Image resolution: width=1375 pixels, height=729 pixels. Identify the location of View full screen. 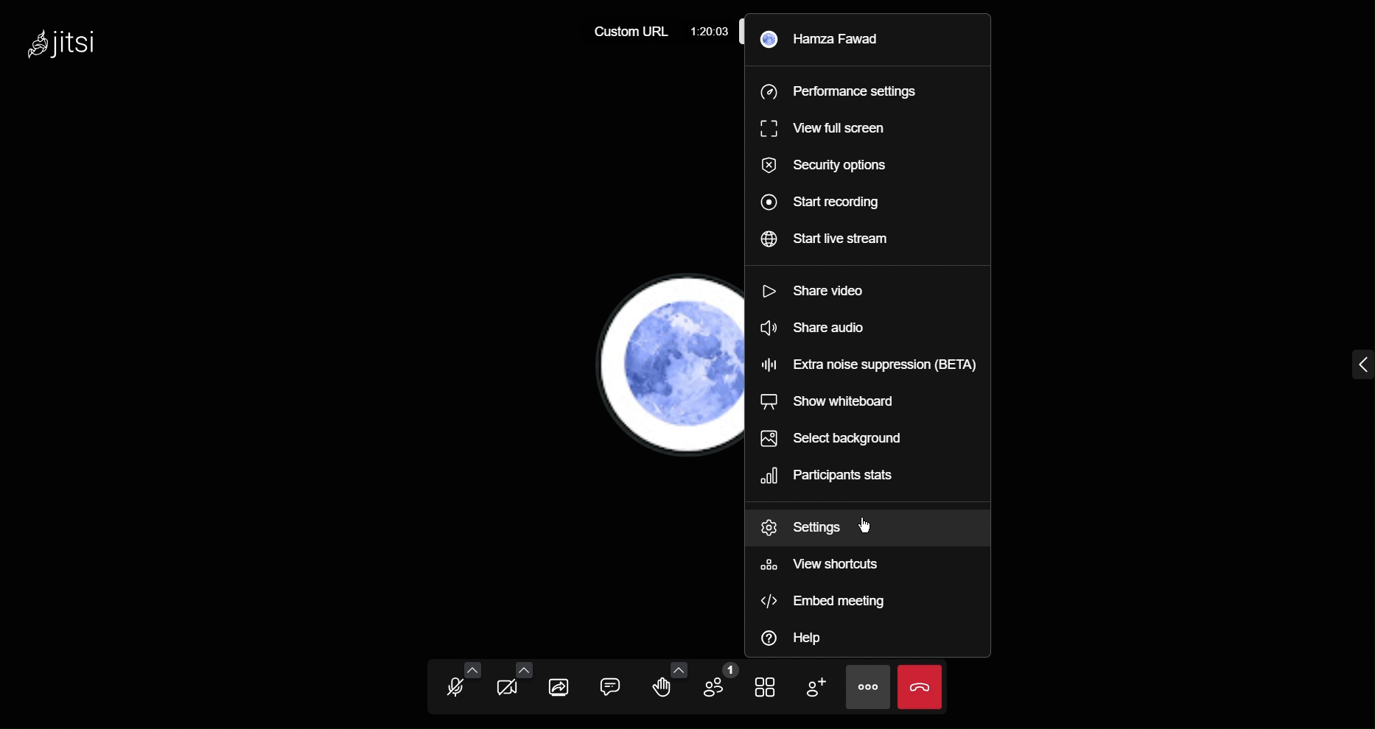
(828, 129).